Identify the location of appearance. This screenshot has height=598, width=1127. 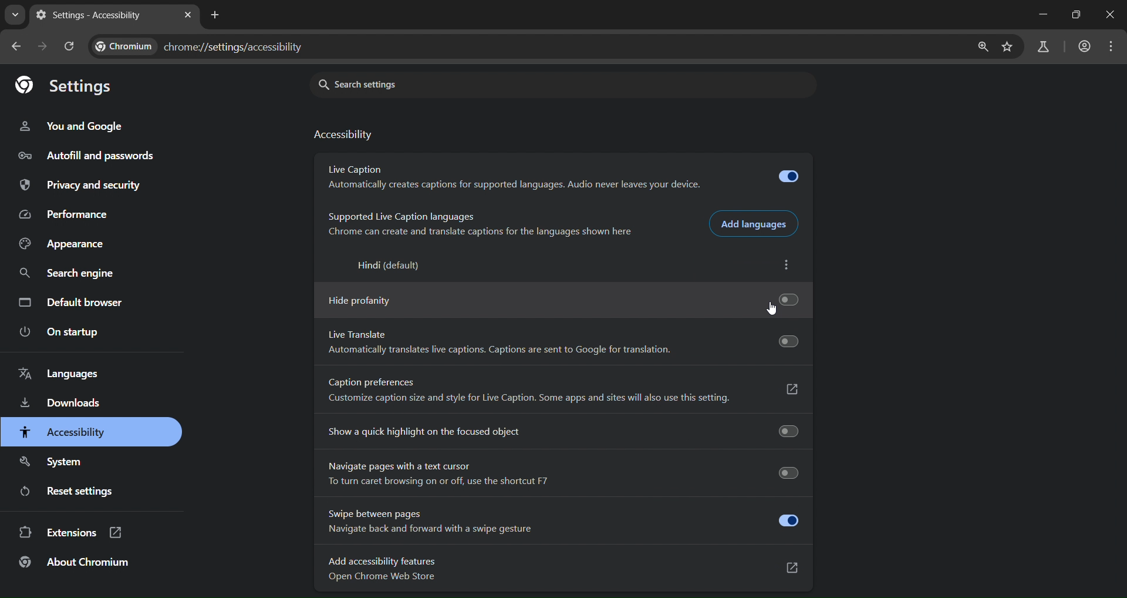
(63, 244).